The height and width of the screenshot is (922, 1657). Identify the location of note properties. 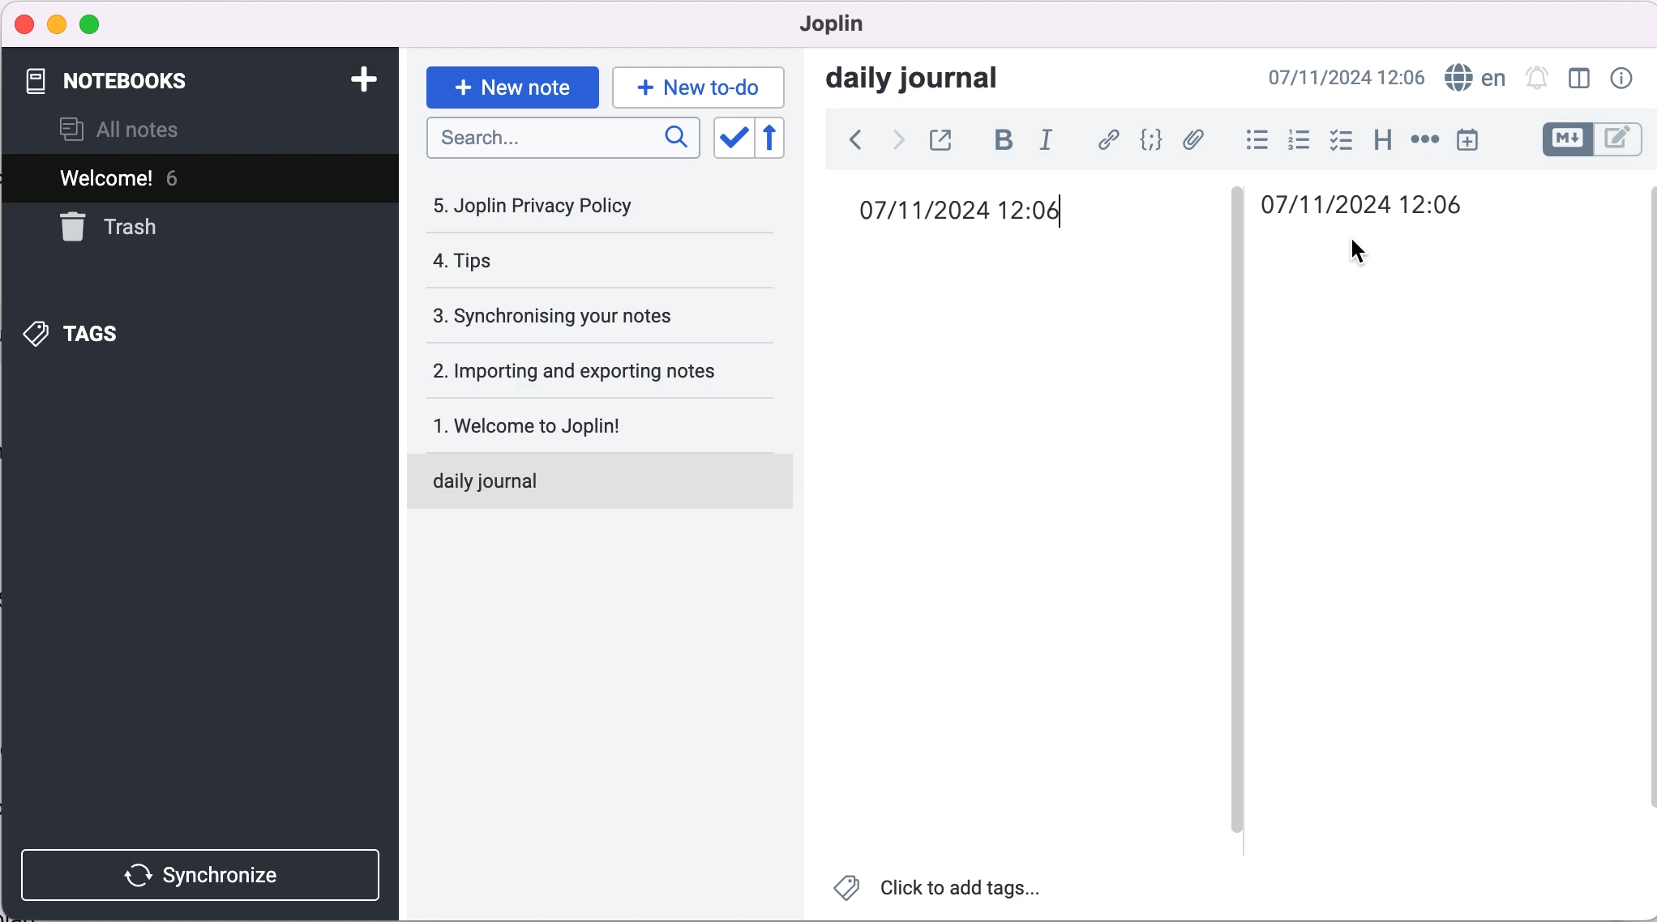
(1623, 80).